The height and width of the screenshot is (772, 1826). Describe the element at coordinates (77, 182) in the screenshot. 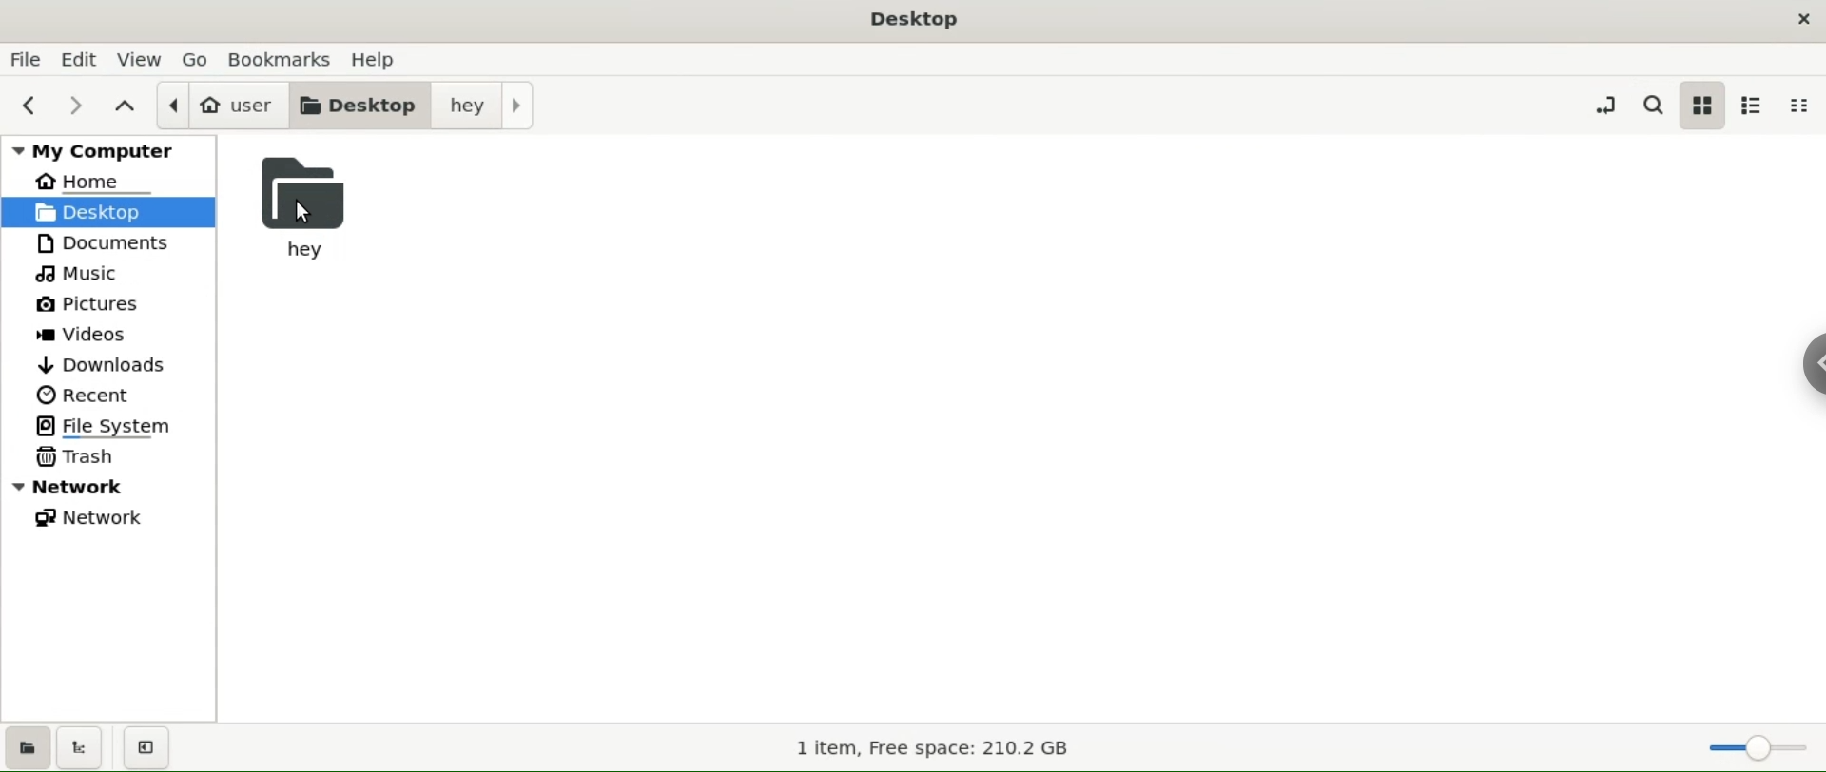

I see `home` at that location.